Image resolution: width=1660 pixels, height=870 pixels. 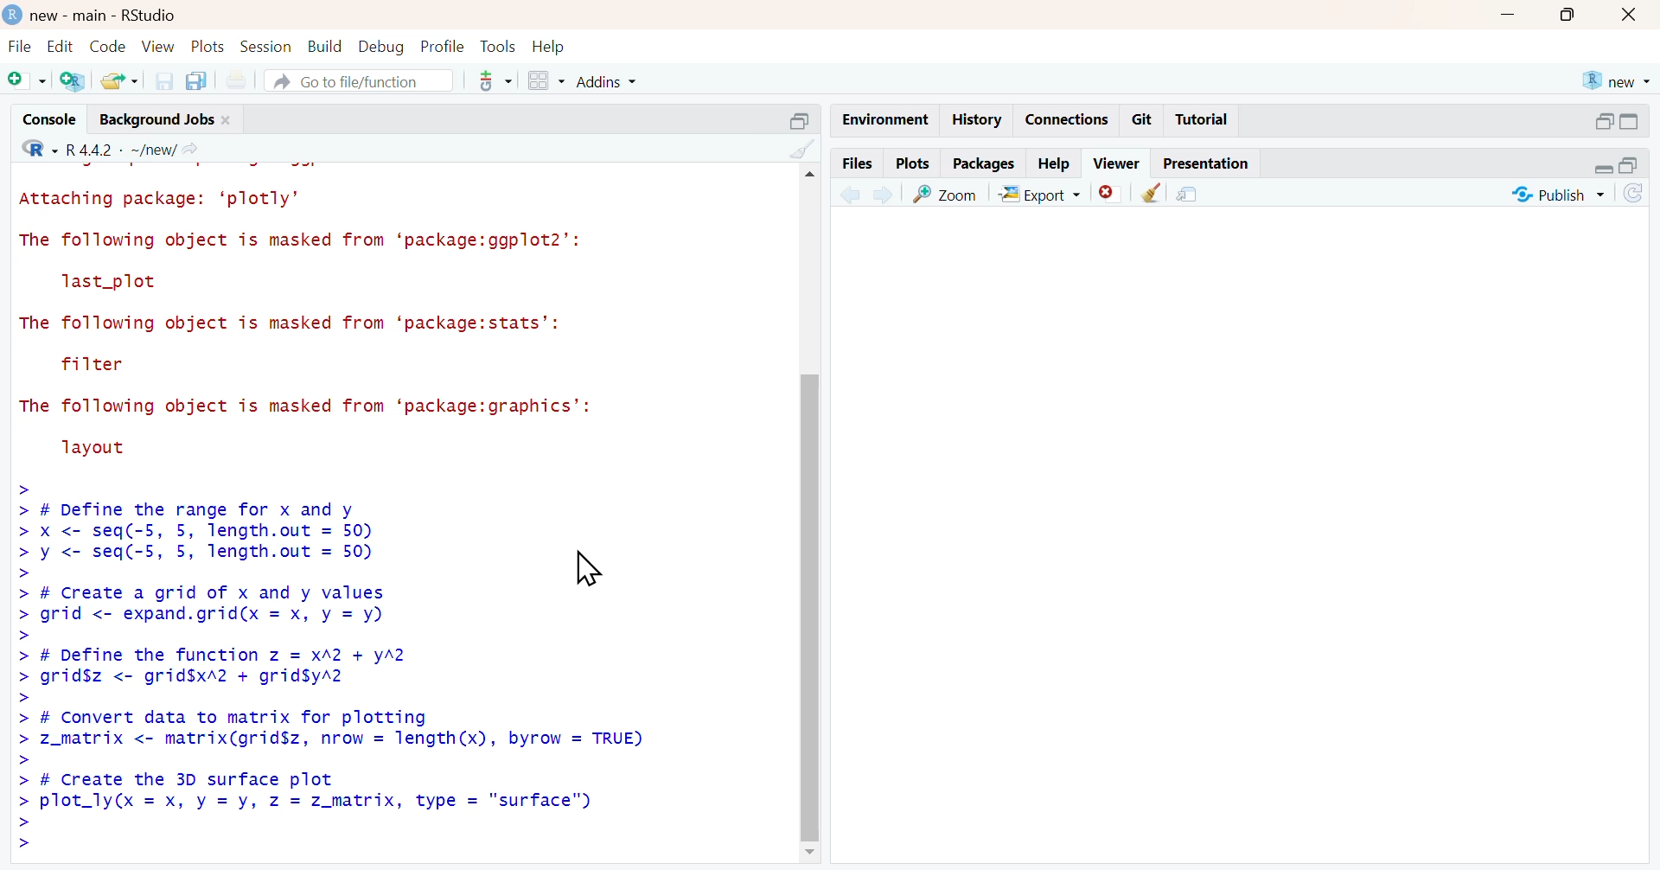 I want to click on connections, so click(x=1066, y=119).